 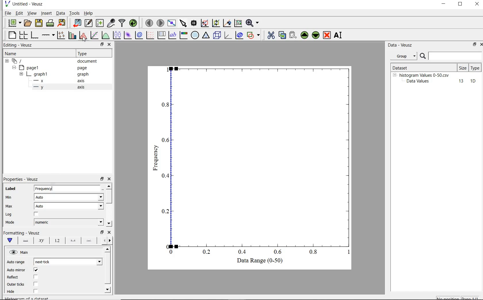 What do you see at coordinates (195, 35) in the screenshot?
I see `polar graph` at bounding box center [195, 35].